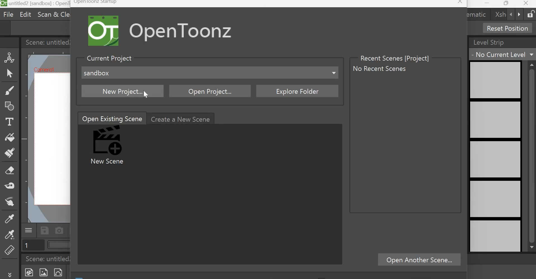 The height and width of the screenshot is (279, 536). What do you see at coordinates (530, 246) in the screenshot?
I see `scroll down` at bounding box center [530, 246].